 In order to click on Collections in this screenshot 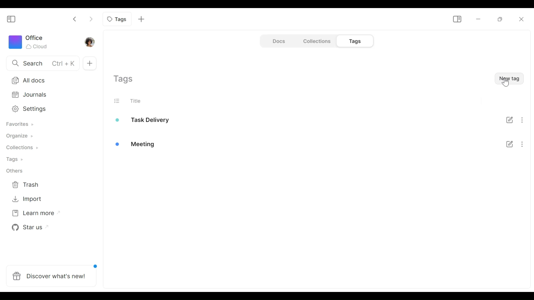, I will do `click(20, 149)`.